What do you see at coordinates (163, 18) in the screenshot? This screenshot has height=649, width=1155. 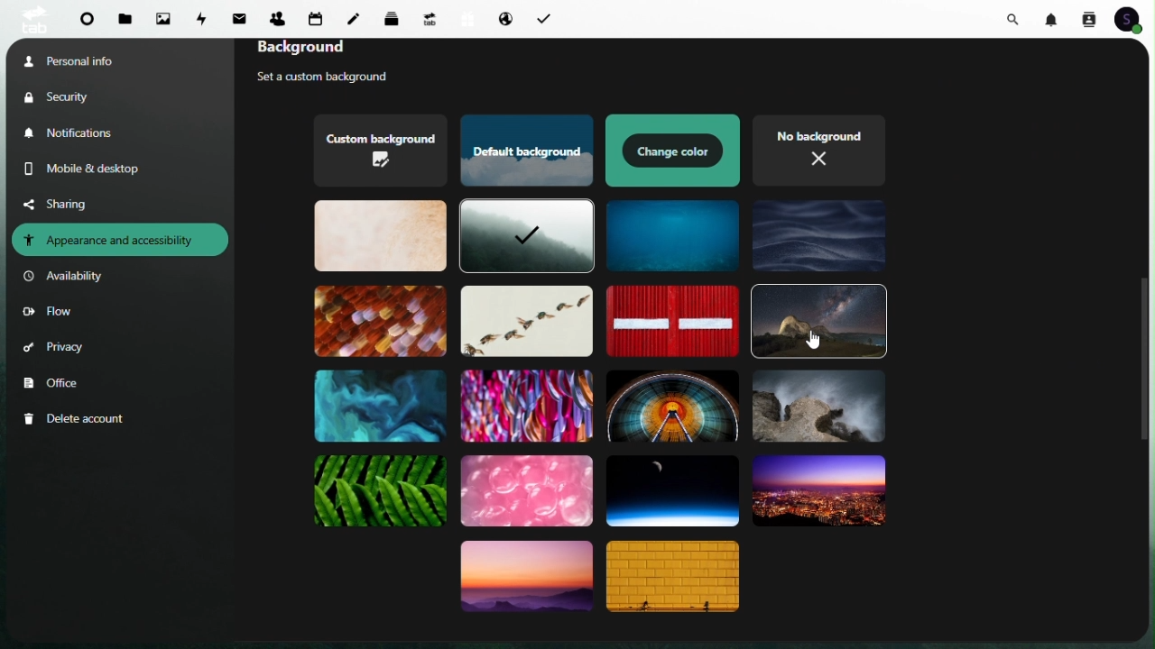 I see `Photos` at bounding box center [163, 18].